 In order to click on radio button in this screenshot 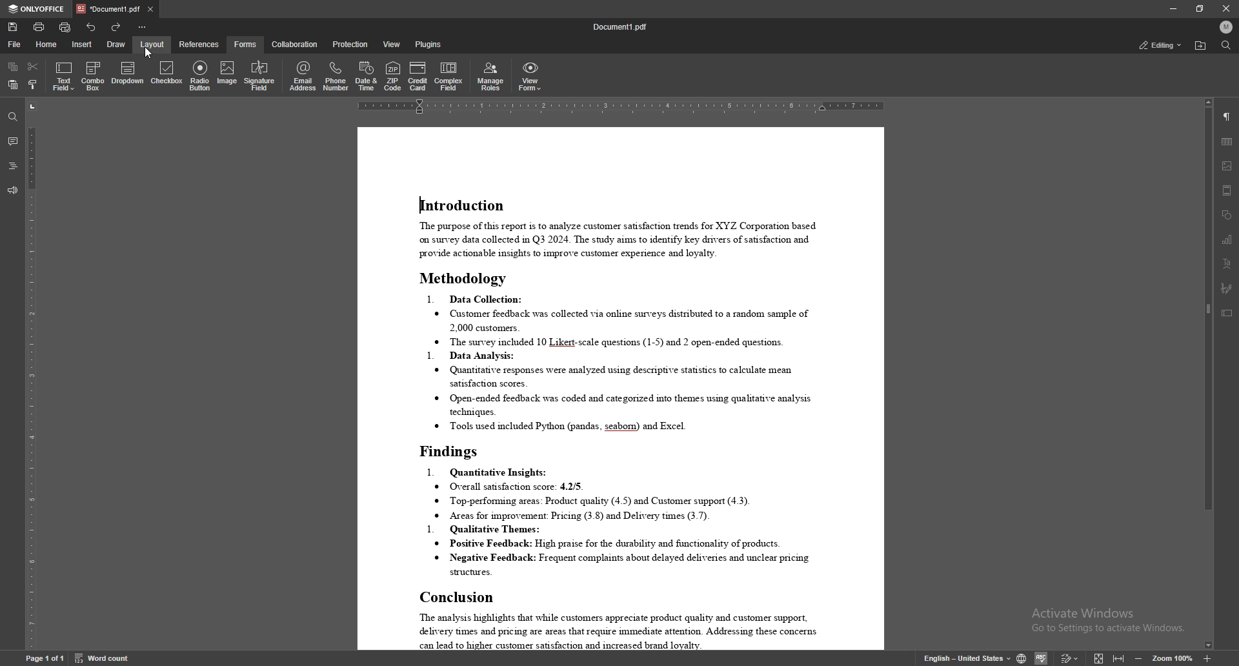, I will do `click(201, 77)`.